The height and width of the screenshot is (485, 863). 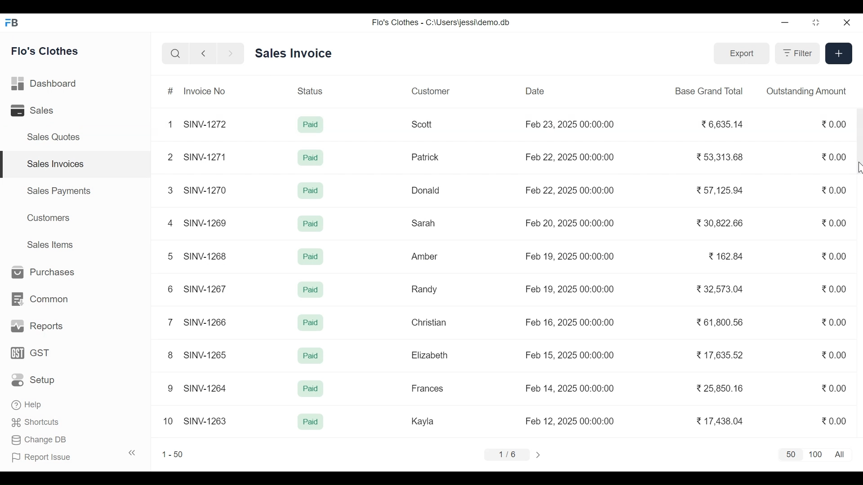 What do you see at coordinates (173, 454) in the screenshot?
I see `1-50` at bounding box center [173, 454].